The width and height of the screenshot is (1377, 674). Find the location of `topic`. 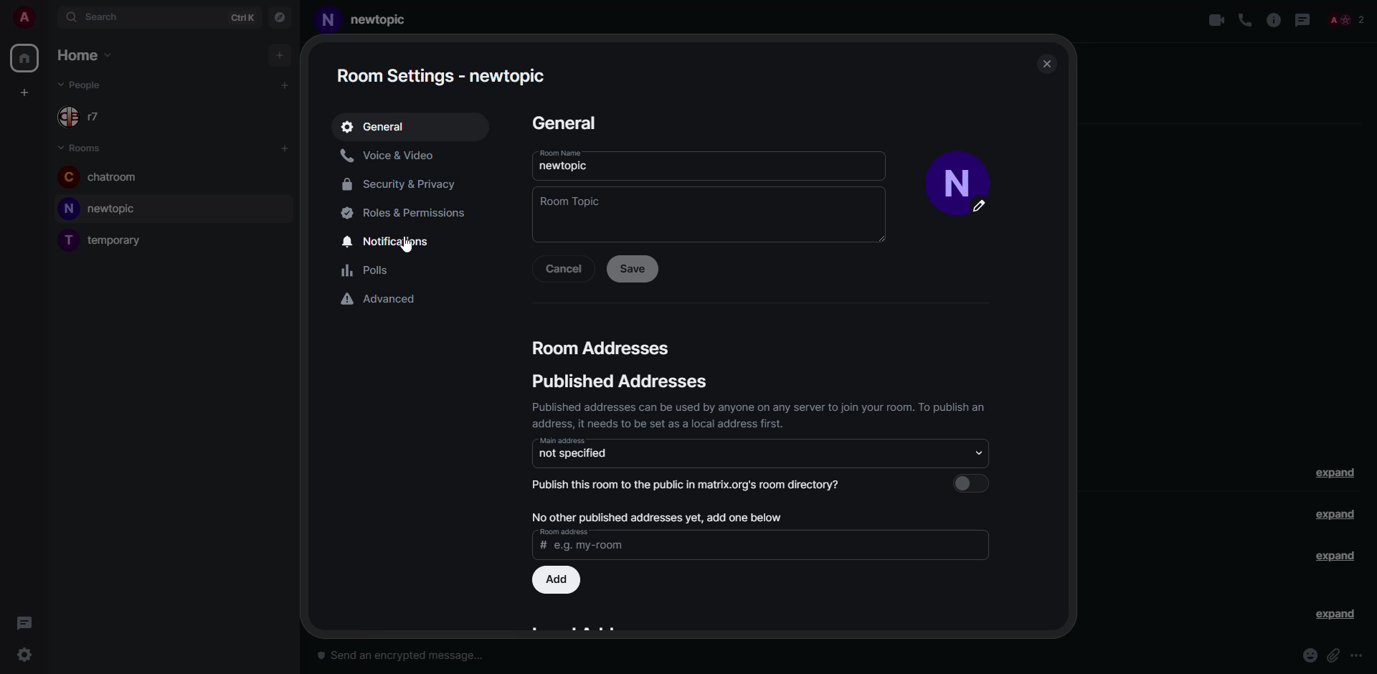

topic is located at coordinates (579, 204).